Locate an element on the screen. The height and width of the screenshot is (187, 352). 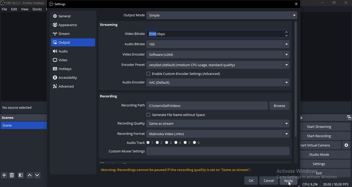
add scene is located at coordinates (4, 175).